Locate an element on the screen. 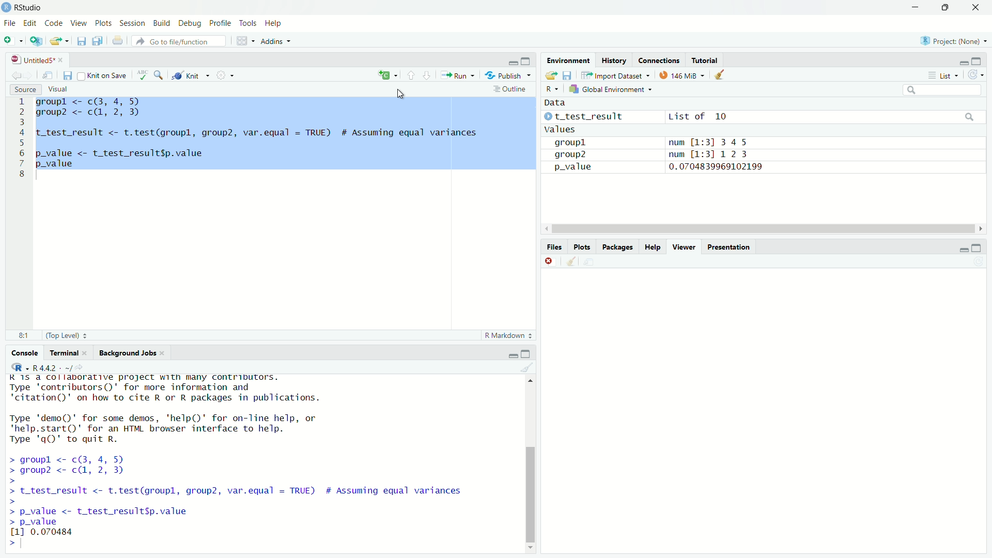 The image size is (992, 558). Global Environment is located at coordinates (612, 89).